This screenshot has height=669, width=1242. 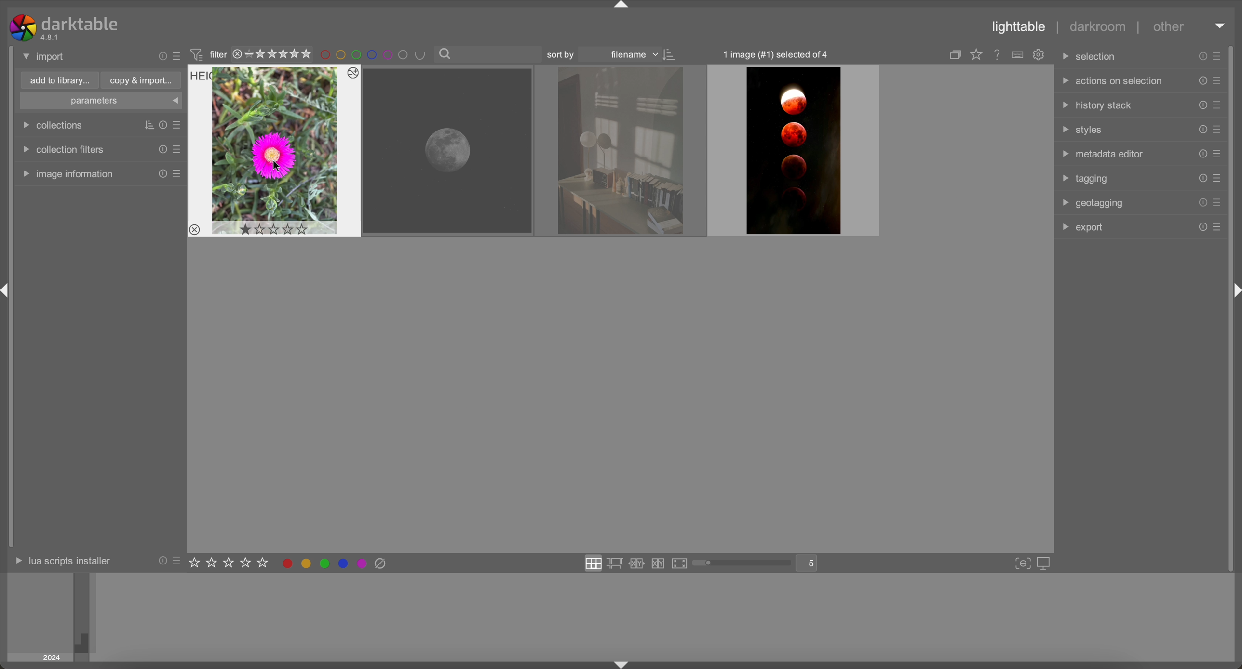 What do you see at coordinates (45, 56) in the screenshot?
I see `import` at bounding box center [45, 56].